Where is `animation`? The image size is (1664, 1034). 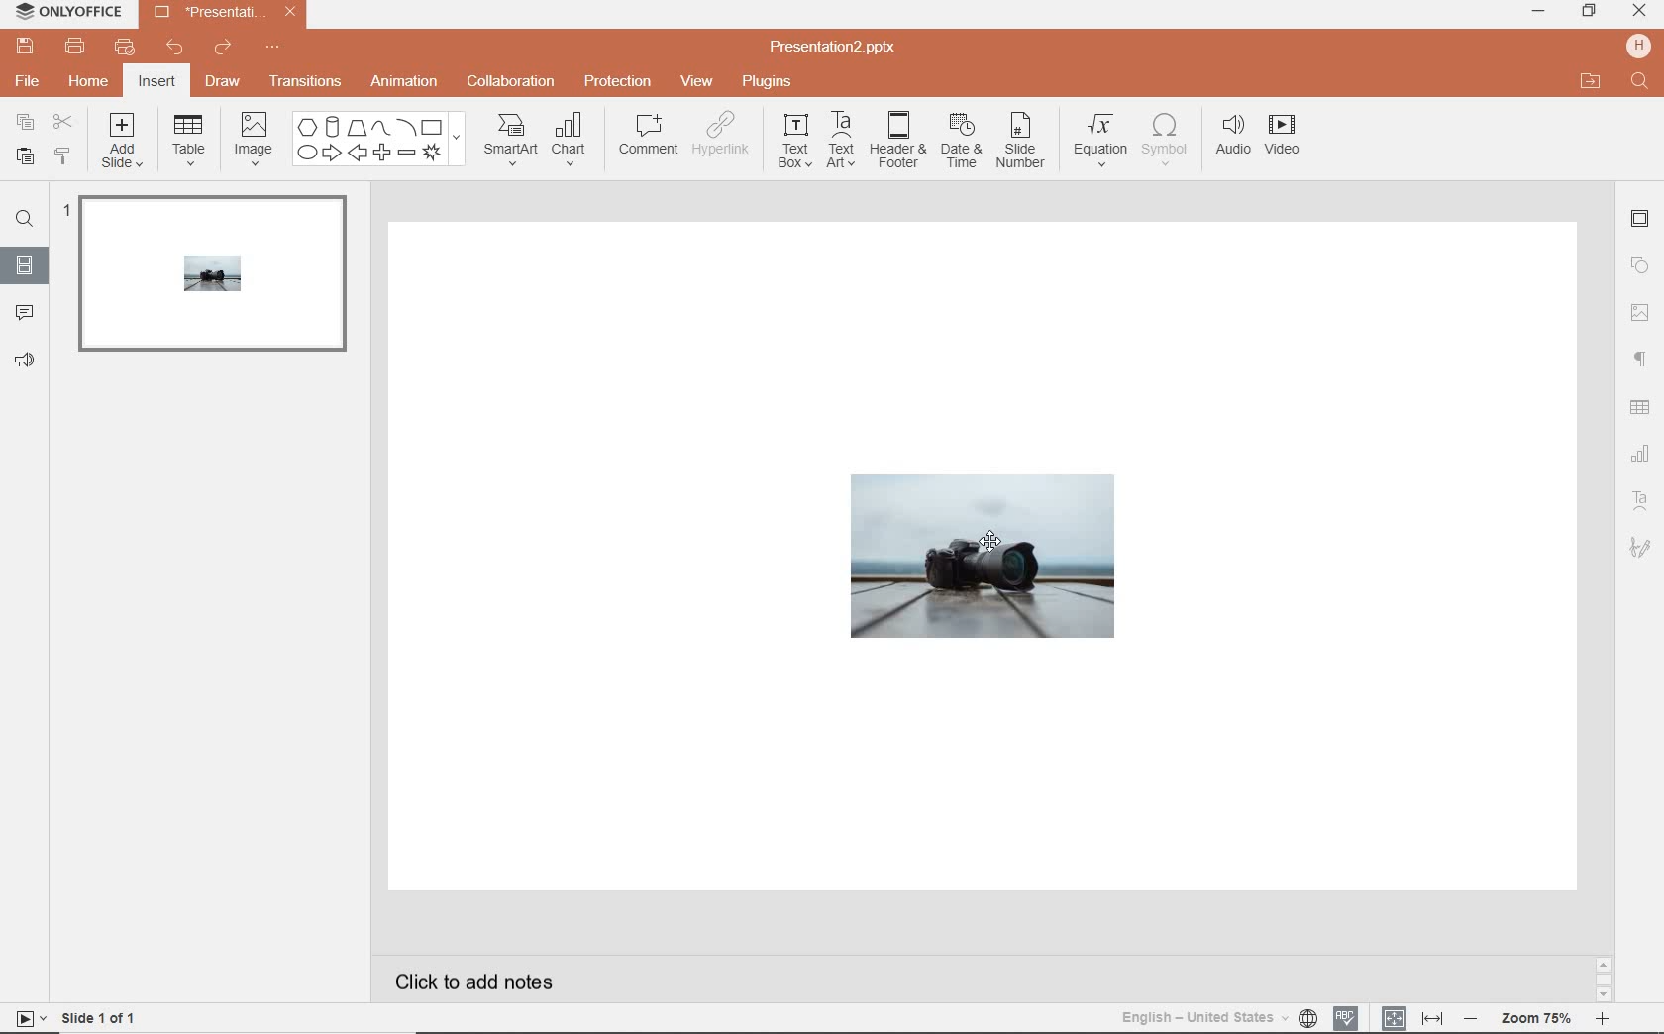
animation is located at coordinates (405, 82).